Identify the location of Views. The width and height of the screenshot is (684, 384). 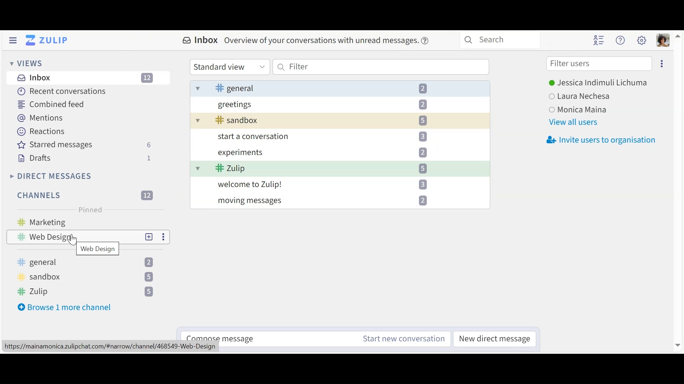
(25, 64).